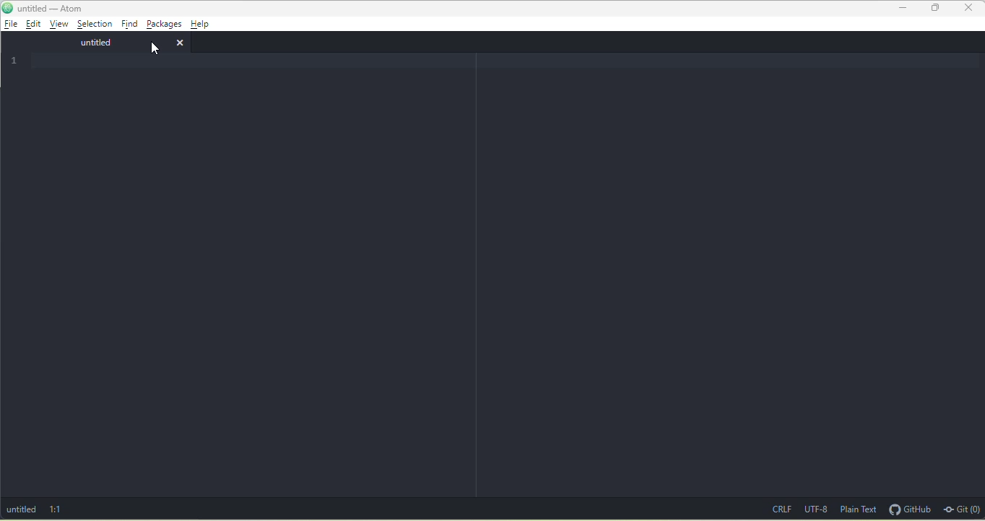  I want to click on selection, so click(95, 25).